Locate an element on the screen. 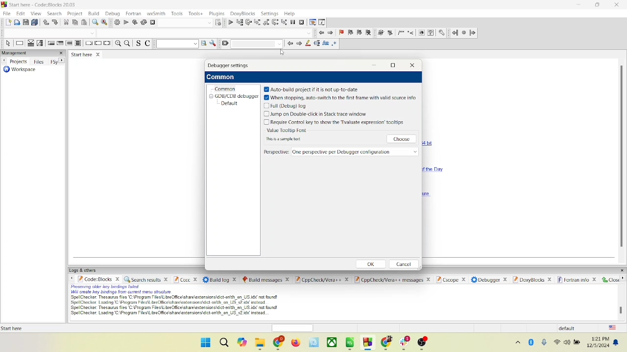  run is located at coordinates (125, 22).